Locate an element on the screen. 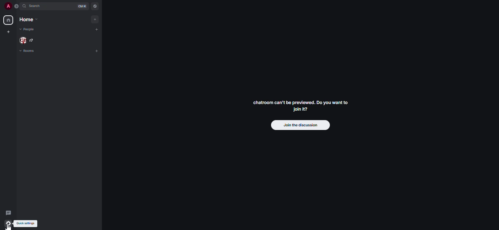 Image resolution: width=499 pixels, height=230 pixels. create myspace is located at coordinates (8, 31).